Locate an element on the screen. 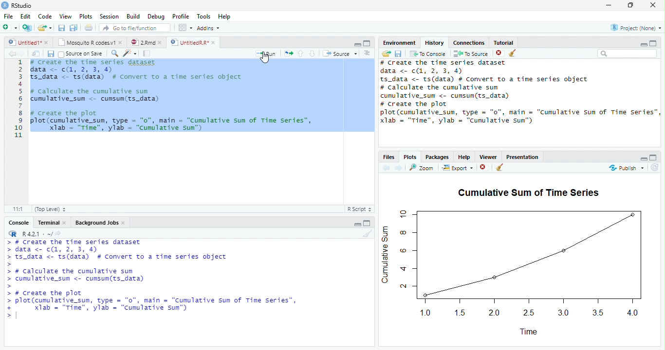  History is located at coordinates (433, 43).